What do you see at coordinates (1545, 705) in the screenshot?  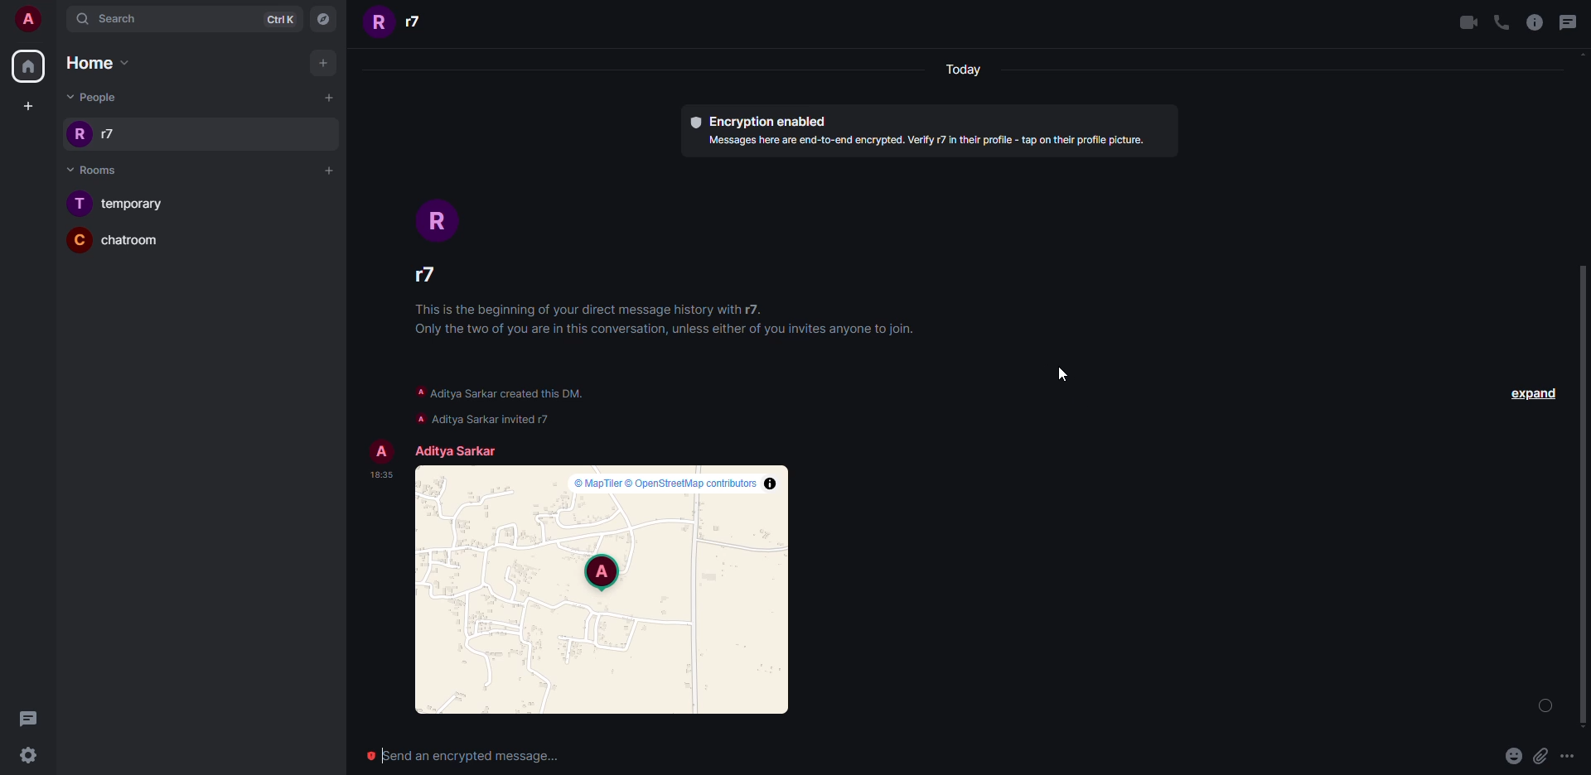 I see `loading` at bounding box center [1545, 705].